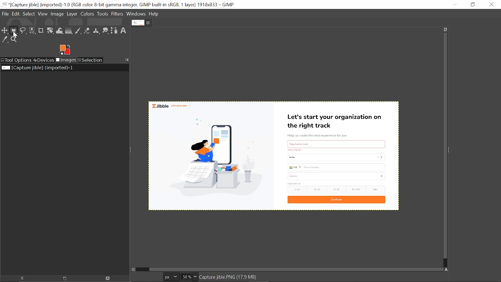  Describe the element at coordinates (375, 190) in the screenshot. I see `100+` at that location.